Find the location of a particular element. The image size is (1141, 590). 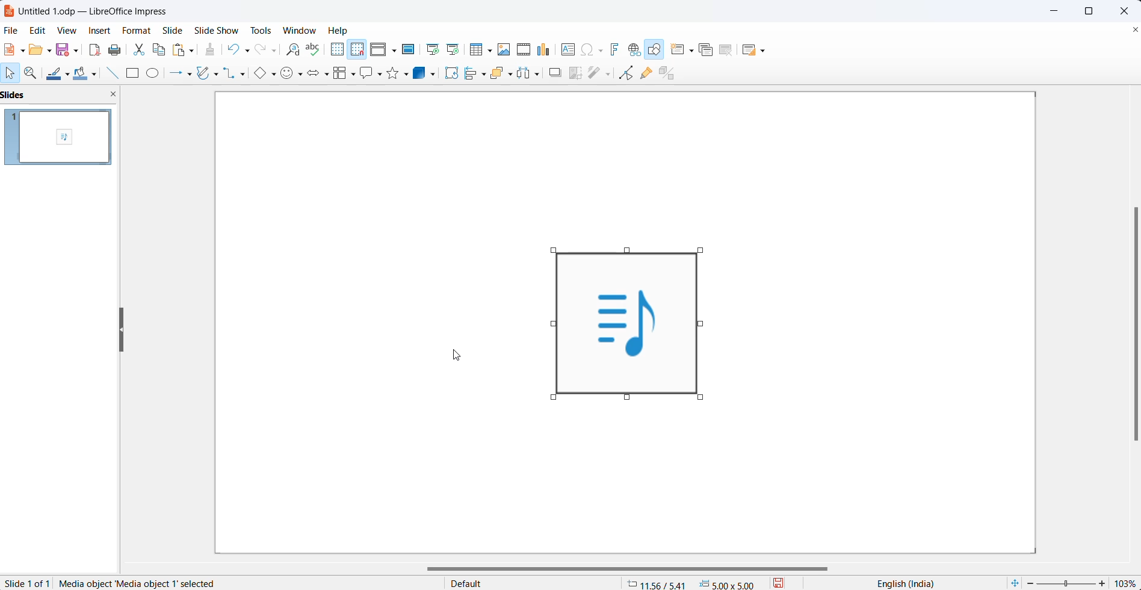

line color is located at coordinates (51, 74).